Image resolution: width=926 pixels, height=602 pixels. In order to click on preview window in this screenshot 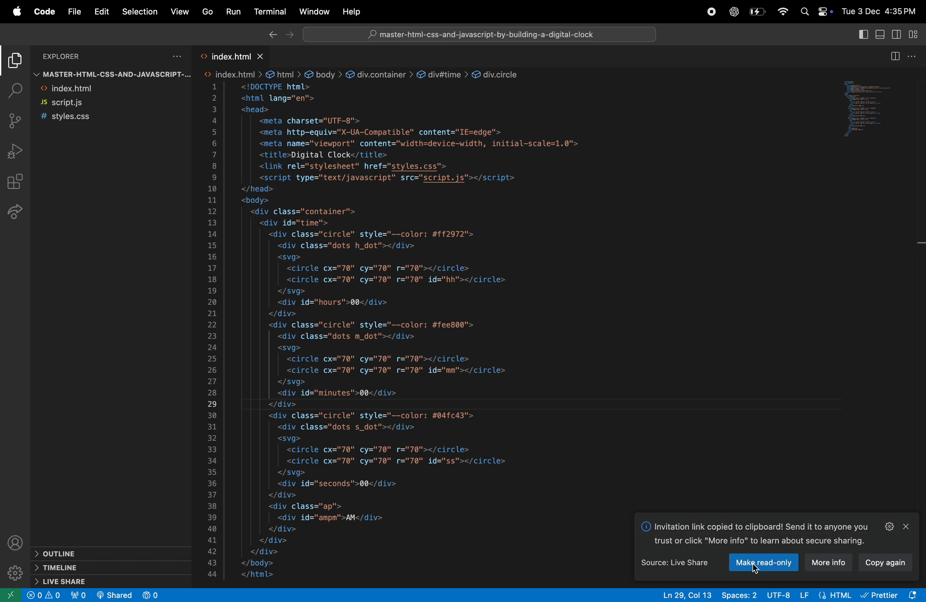, I will do `click(873, 110)`.